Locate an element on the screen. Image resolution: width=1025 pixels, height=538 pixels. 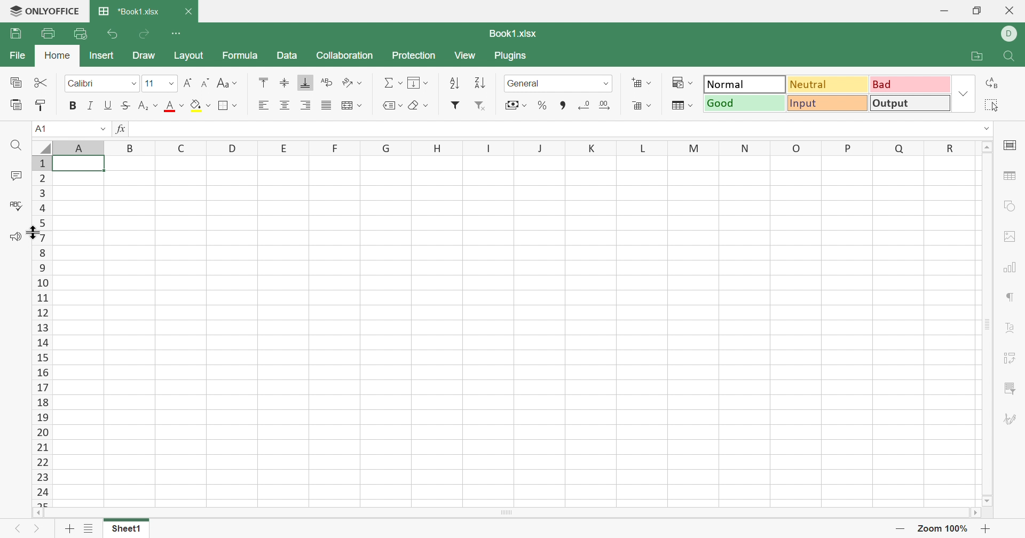
Increment font size is located at coordinates (186, 83).